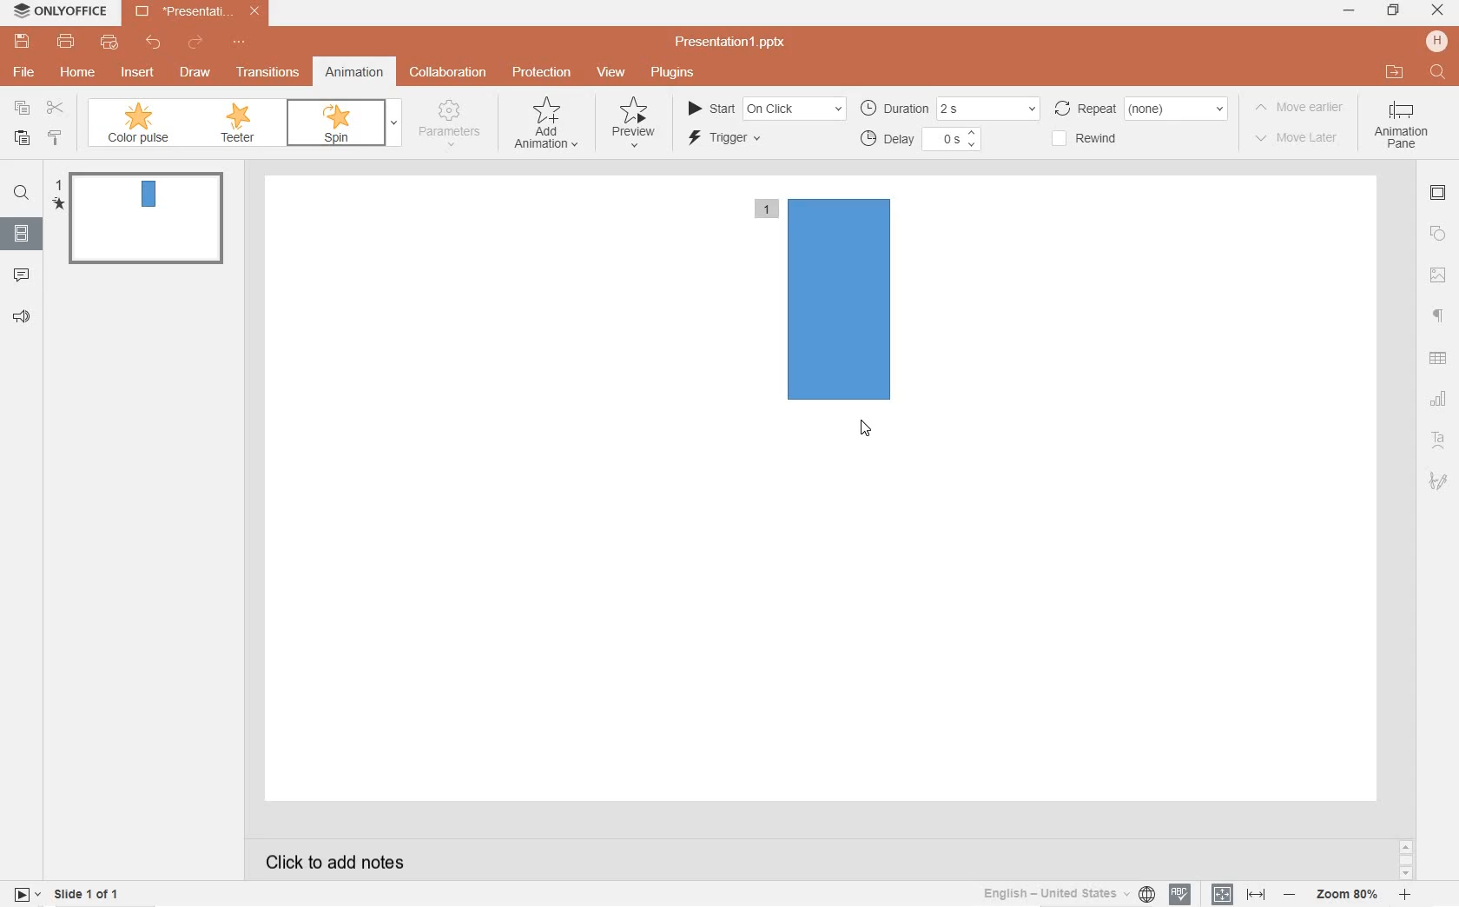 The image size is (1459, 907). I want to click on move later, so click(1297, 142).